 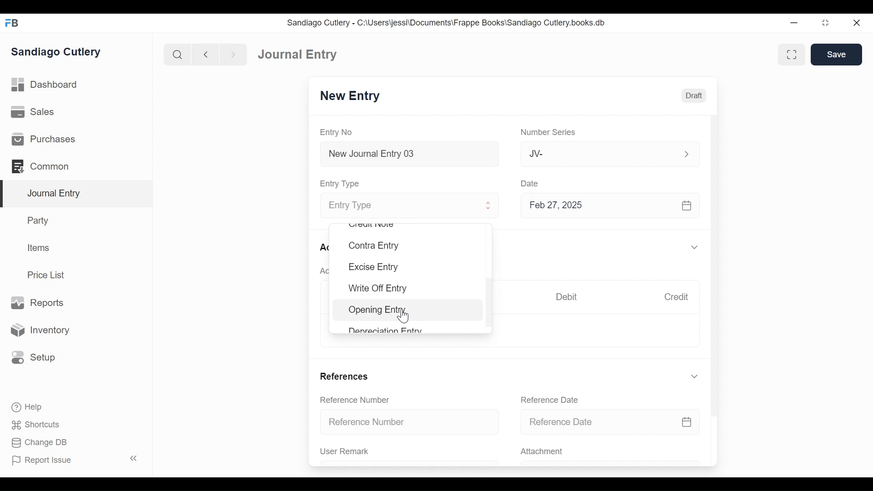 What do you see at coordinates (75, 194) in the screenshot?
I see `Journal Entry` at bounding box center [75, 194].